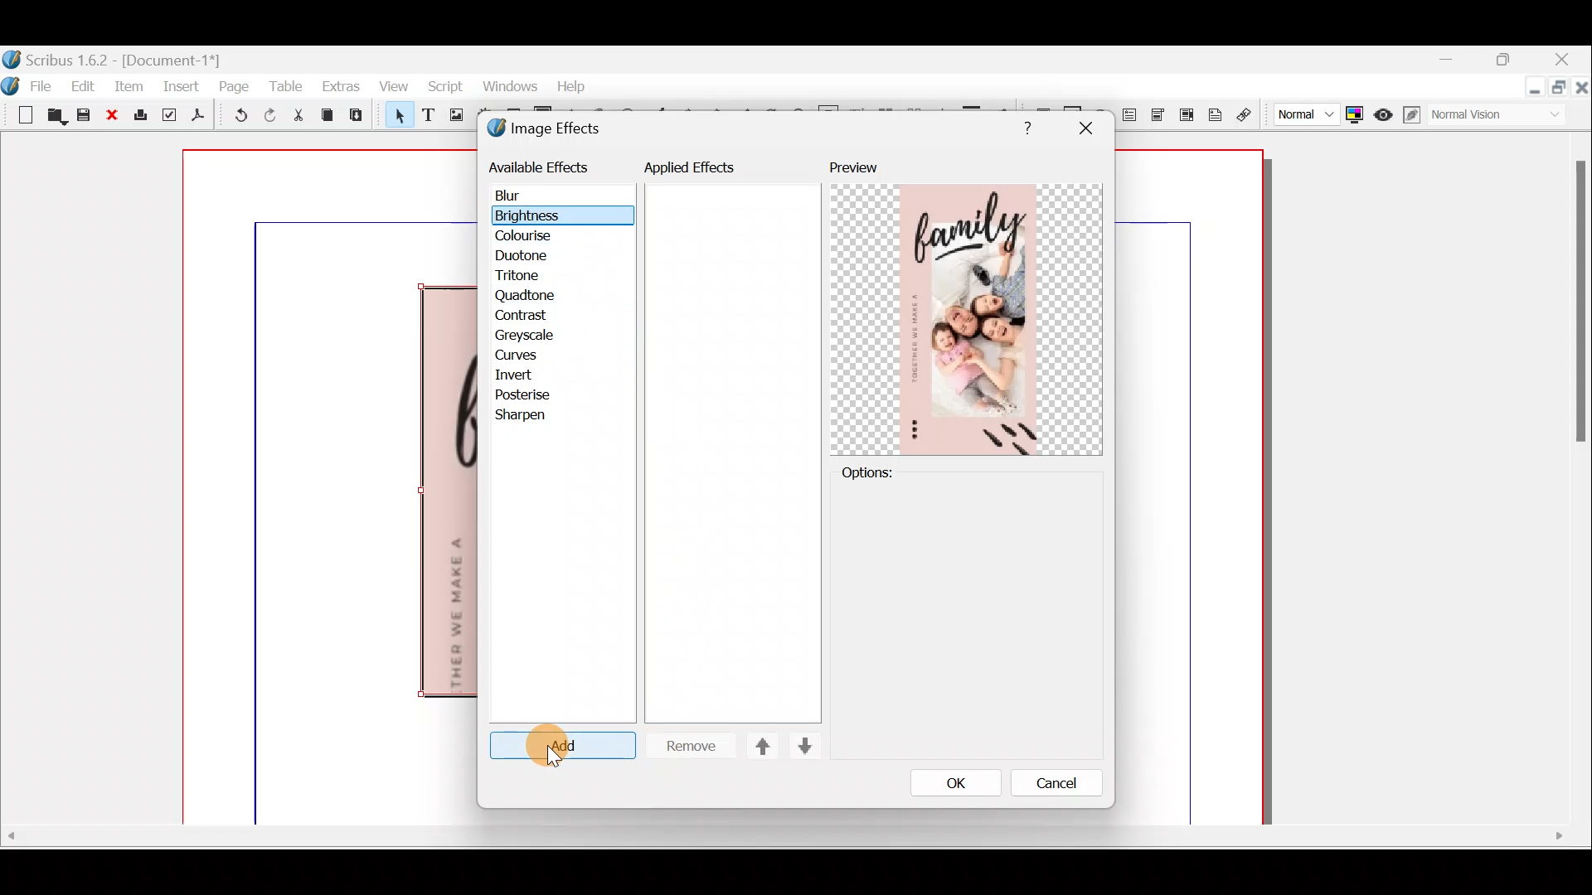 The width and height of the screenshot is (1592, 895). Describe the element at coordinates (505, 88) in the screenshot. I see `Windows` at that location.